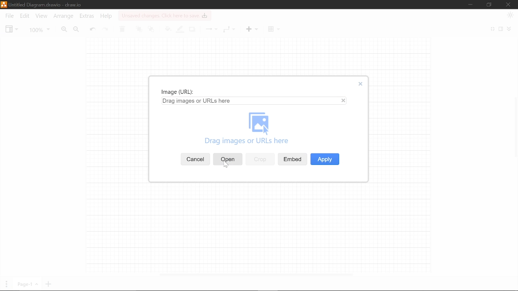 This screenshot has height=291, width=518. What do you see at coordinates (493, 30) in the screenshot?
I see `Fullscreen` at bounding box center [493, 30].